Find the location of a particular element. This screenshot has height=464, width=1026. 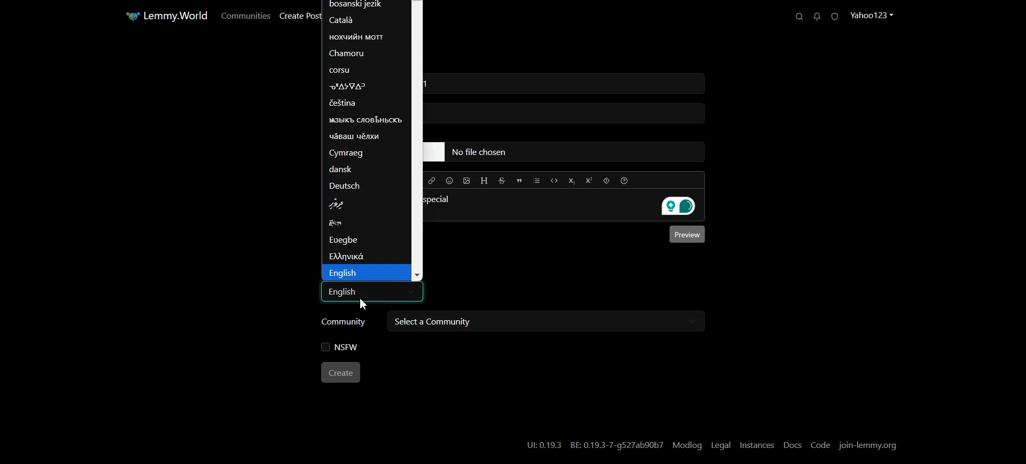

Home Page is located at coordinates (164, 16).